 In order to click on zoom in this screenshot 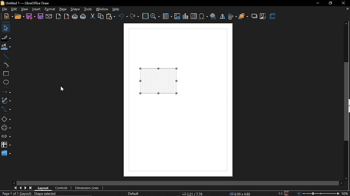, I will do `click(155, 16)`.